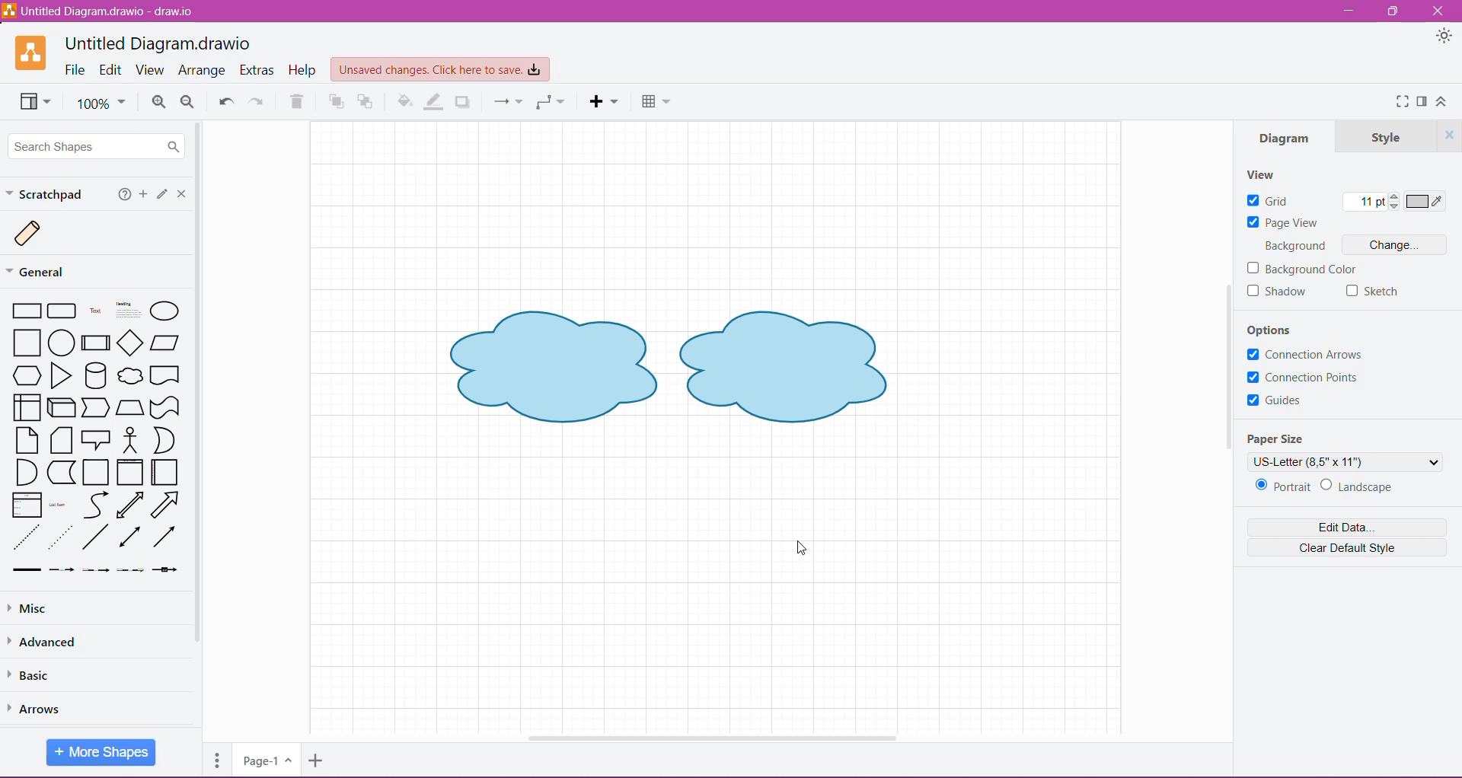 Image resolution: width=1462 pixels, height=778 pixels. What do you see at coordinates (1278, 137) in the screenshot?
I see `Diagram` at bounding box center [1278, 137].